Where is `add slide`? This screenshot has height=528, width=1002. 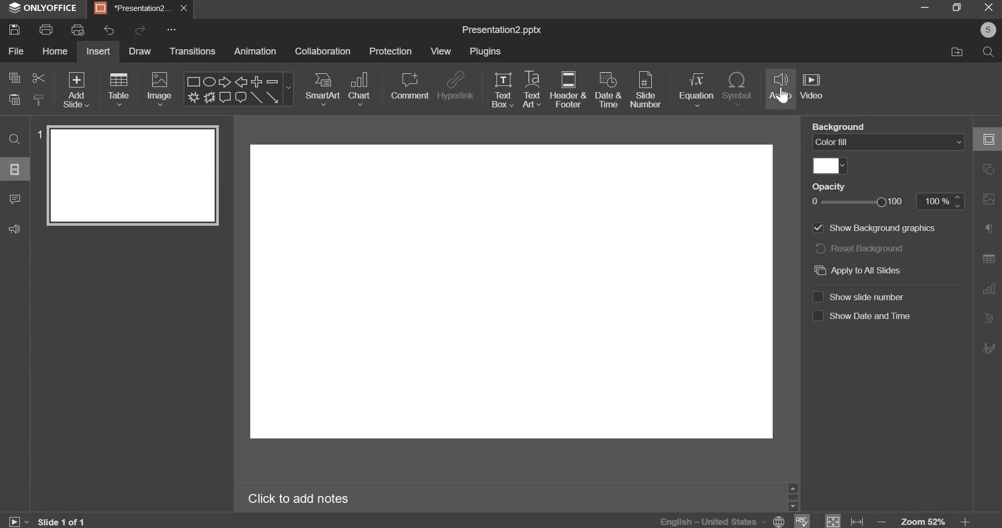
add slide is located at coordinates (77, 91).